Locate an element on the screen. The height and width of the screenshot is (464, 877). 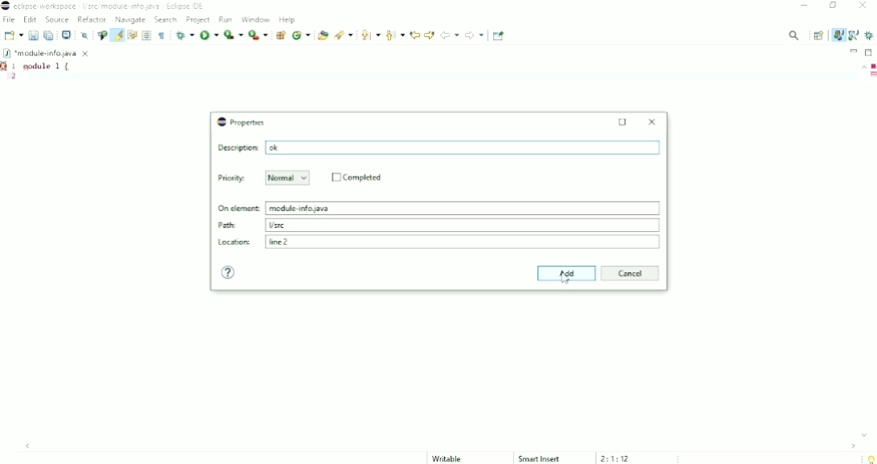
Tip of the day is located at coordinates (870, 459).